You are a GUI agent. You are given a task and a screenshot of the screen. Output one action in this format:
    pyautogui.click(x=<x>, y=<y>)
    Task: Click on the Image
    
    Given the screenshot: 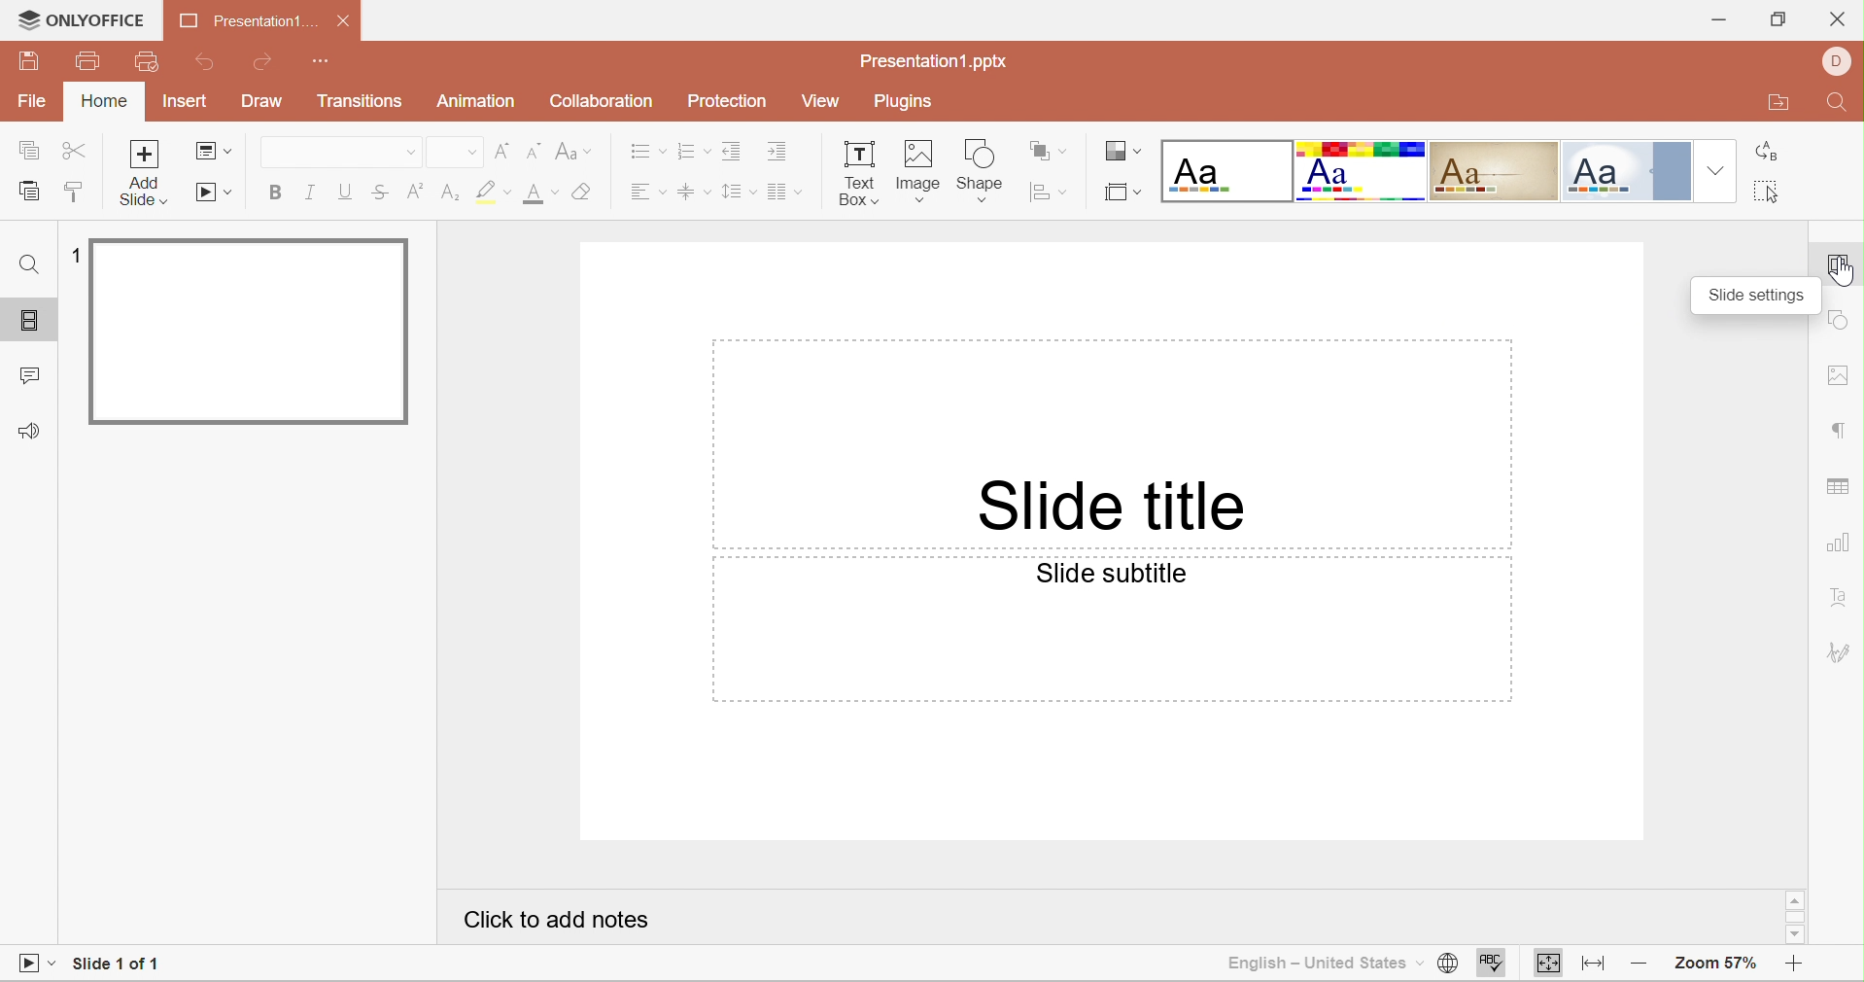 What is the action you would take?
    pyautogui.click(x=917, y=168)
    